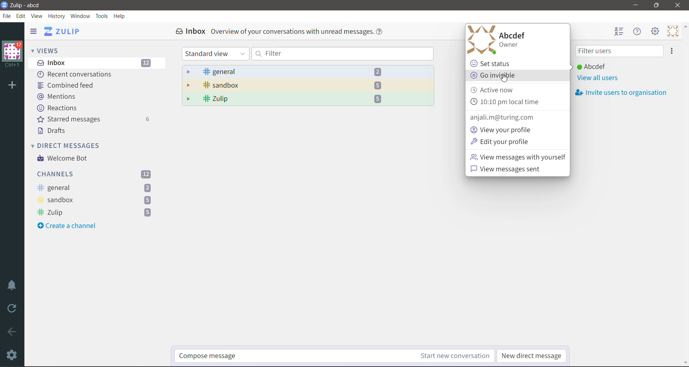 The height and width of the screenshot is (367, 689). What do you see at coordinates (96, 120) in the screenshot?
I see `Starred messages` at bounding box center [96, 120].